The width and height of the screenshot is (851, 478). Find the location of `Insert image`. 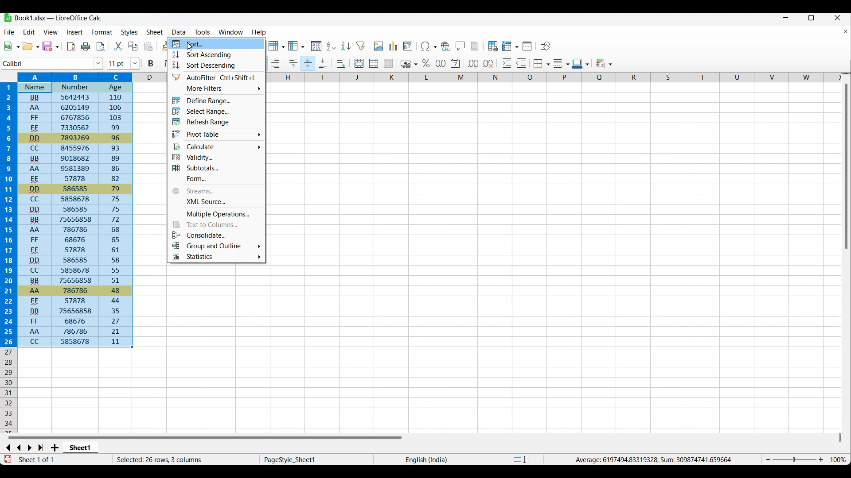

Insert image is located at coordinates (379, 46).